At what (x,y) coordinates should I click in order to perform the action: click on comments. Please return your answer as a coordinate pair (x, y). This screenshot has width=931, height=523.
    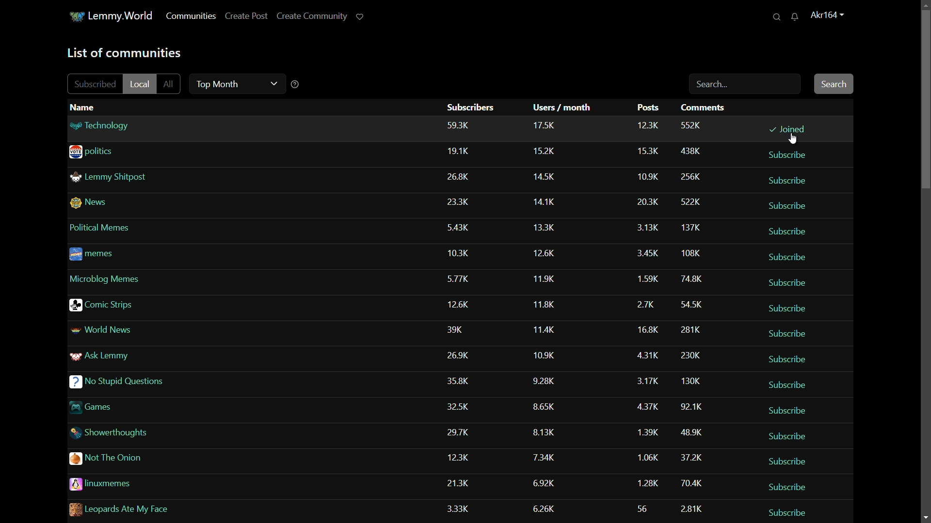
    Looking at the image, I should click on (690, 202).